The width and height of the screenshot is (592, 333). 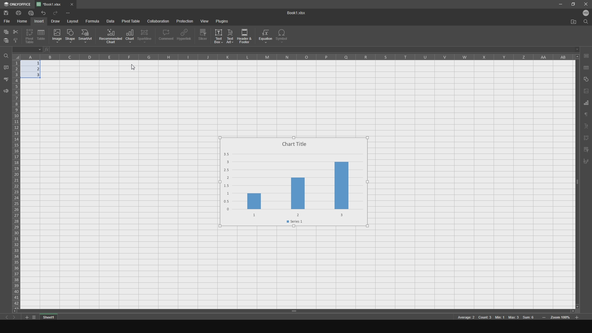 I want to click on minimize, so click(x=560, y=5).